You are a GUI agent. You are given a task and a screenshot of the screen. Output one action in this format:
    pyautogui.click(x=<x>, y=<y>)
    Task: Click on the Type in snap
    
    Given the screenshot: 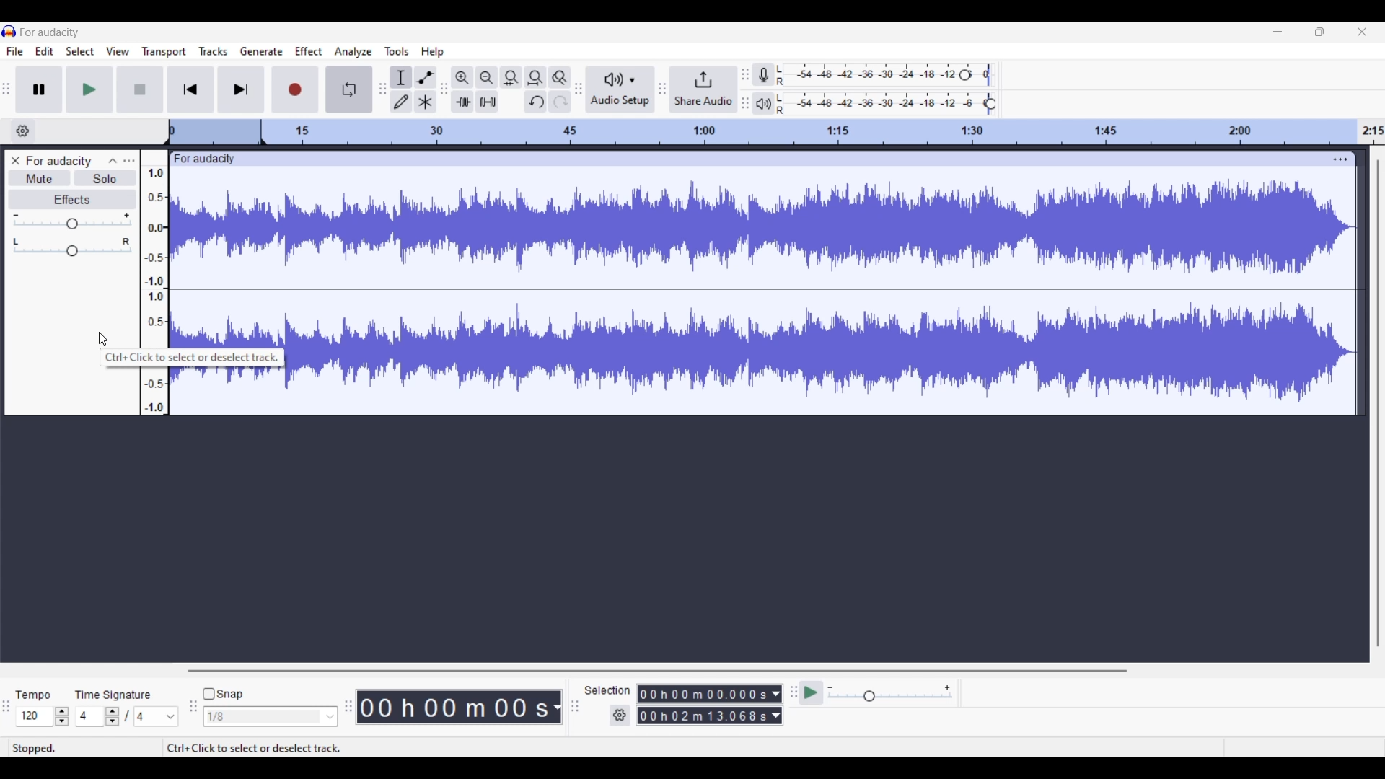 What is the action you would take?
    pyautogui.click(x=263, y=717)
    